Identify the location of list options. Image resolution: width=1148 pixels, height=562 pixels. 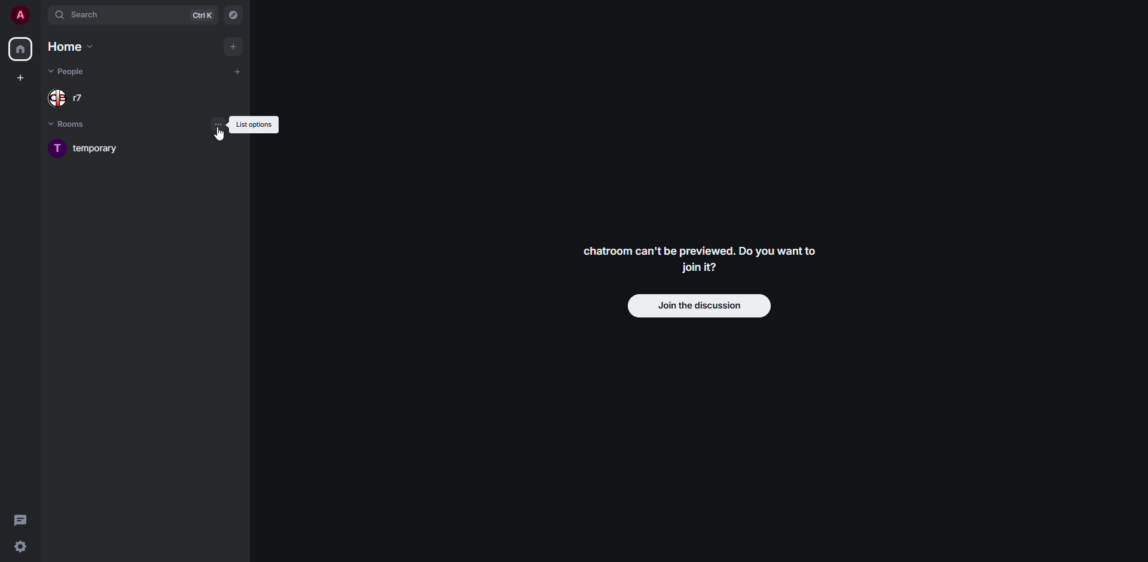
(219, 124).